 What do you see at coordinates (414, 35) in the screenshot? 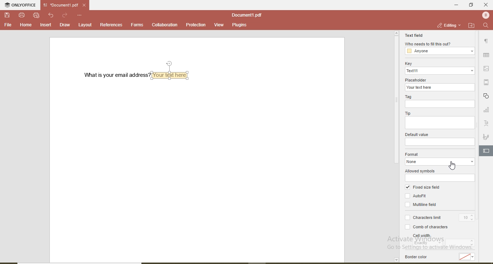
I see `text field ` at bounding box center [414, 35].